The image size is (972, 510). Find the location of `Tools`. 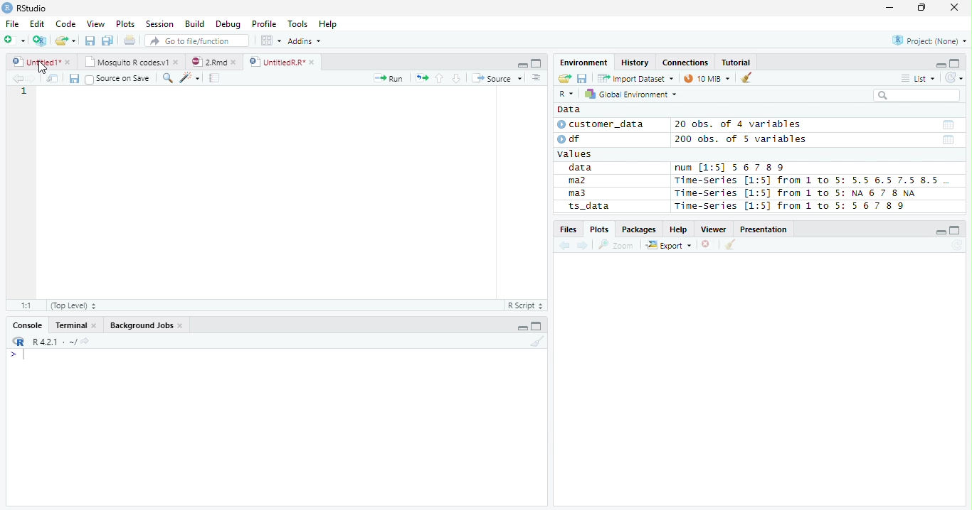

Tools is located at coordinates (300, 23).